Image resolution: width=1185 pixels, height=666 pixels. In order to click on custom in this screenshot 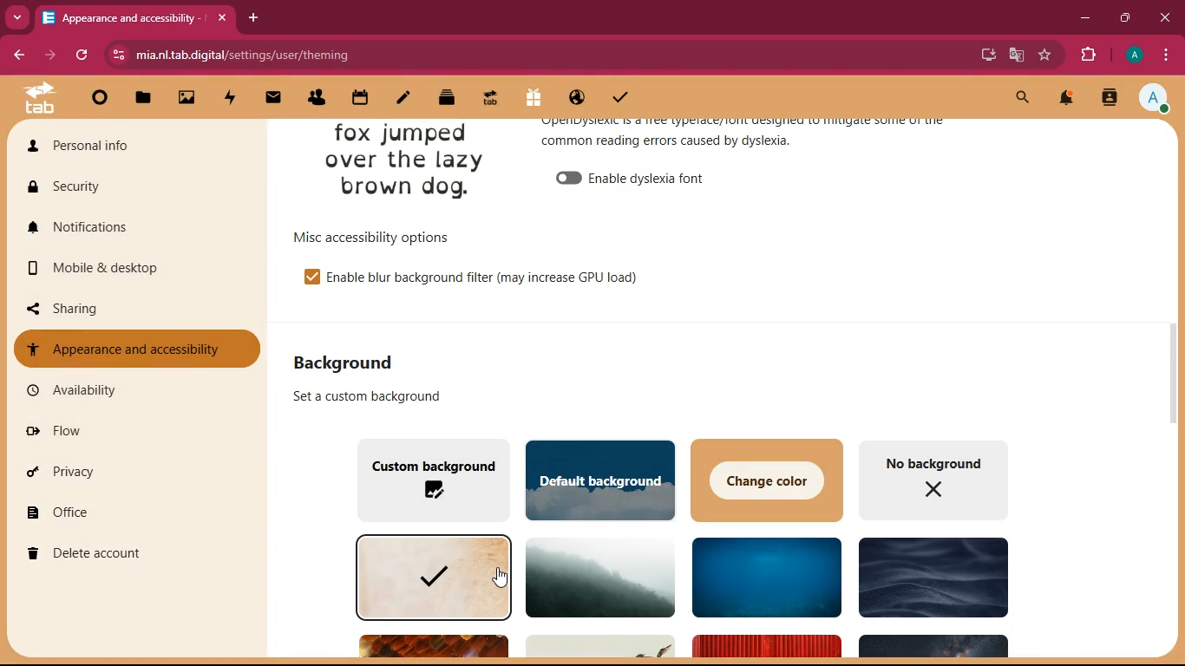, I will do `click(429, 479)`.